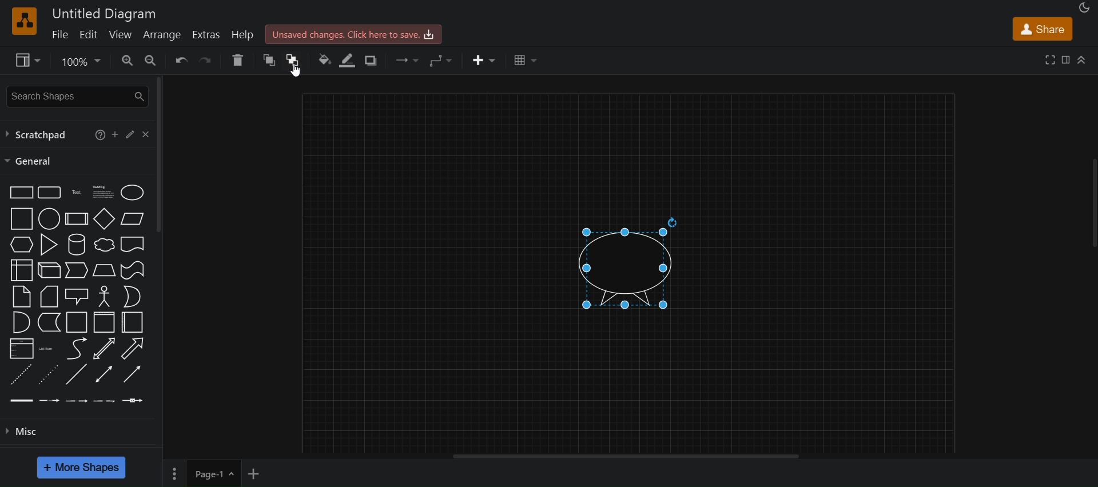  I want to click on appearance, so click(1085, 7).